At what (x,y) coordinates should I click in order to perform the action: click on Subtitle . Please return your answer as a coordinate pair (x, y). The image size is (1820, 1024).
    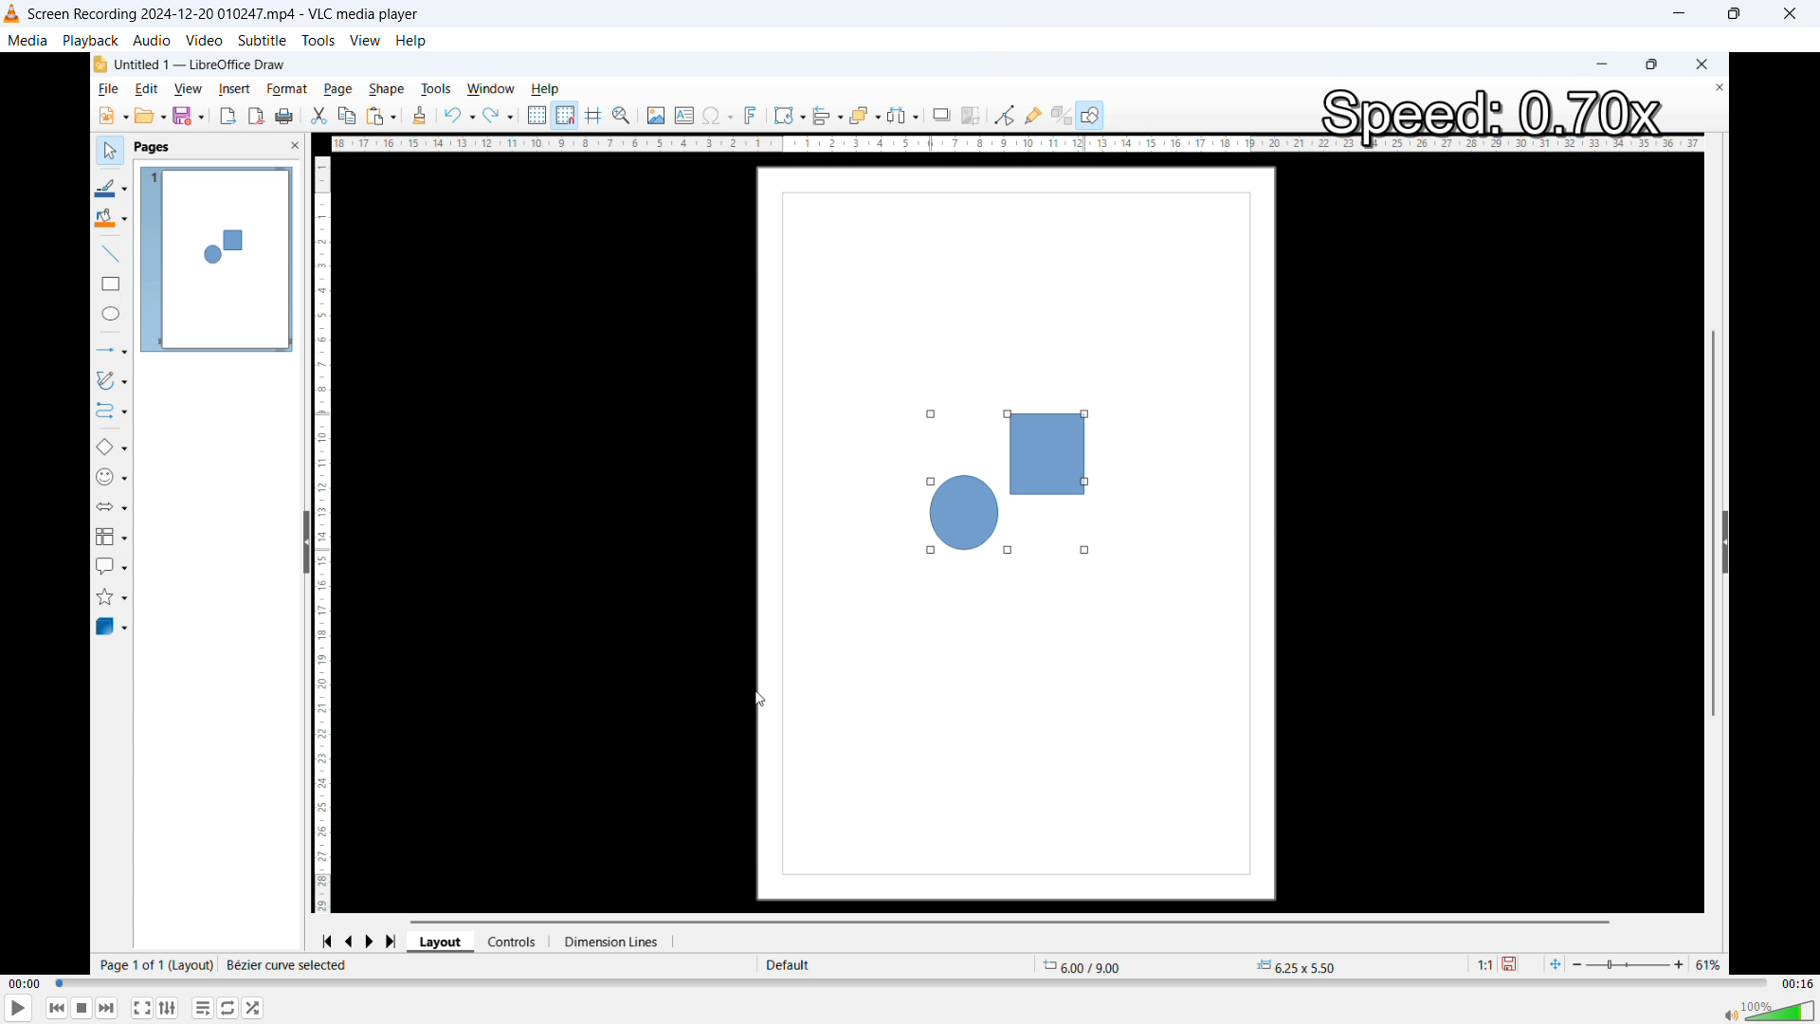
    Looking at the image, I should click on (262, 40).